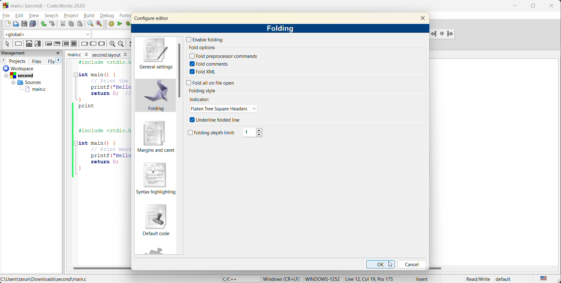 The image size is (561, 283). What do you see at coordinates (544, 279) in the screenshot?
I see `text language` at bounding box center [544, 279].